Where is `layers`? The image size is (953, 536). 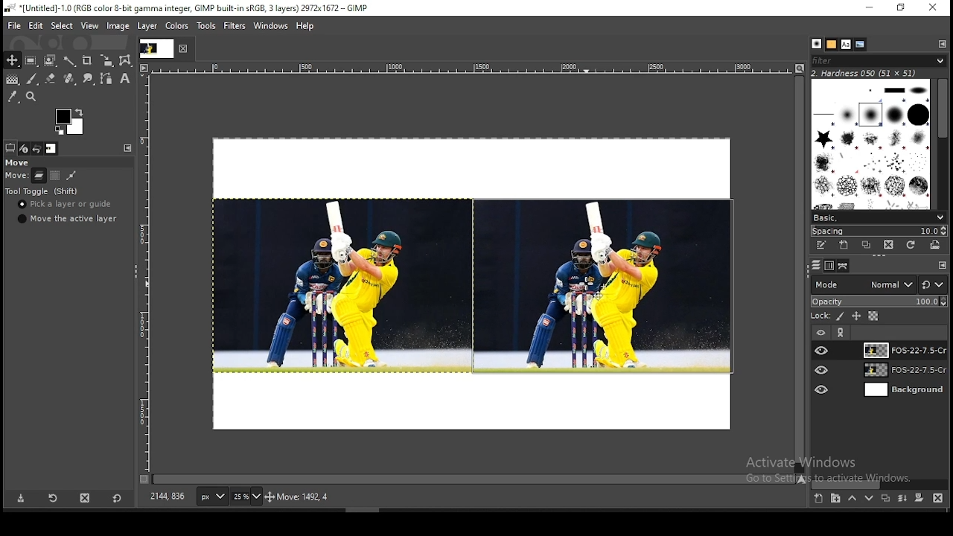 layers is located at coordinates (815, 266).